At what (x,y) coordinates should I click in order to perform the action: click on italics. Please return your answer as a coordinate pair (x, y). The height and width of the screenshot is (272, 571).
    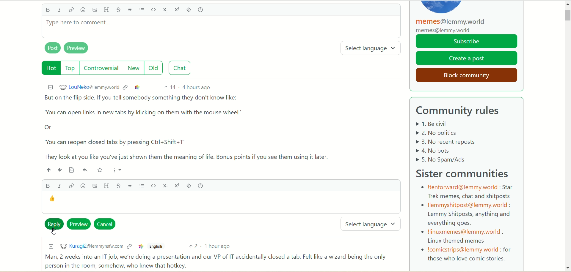
    Looking at the image, I should click on (61, 10).